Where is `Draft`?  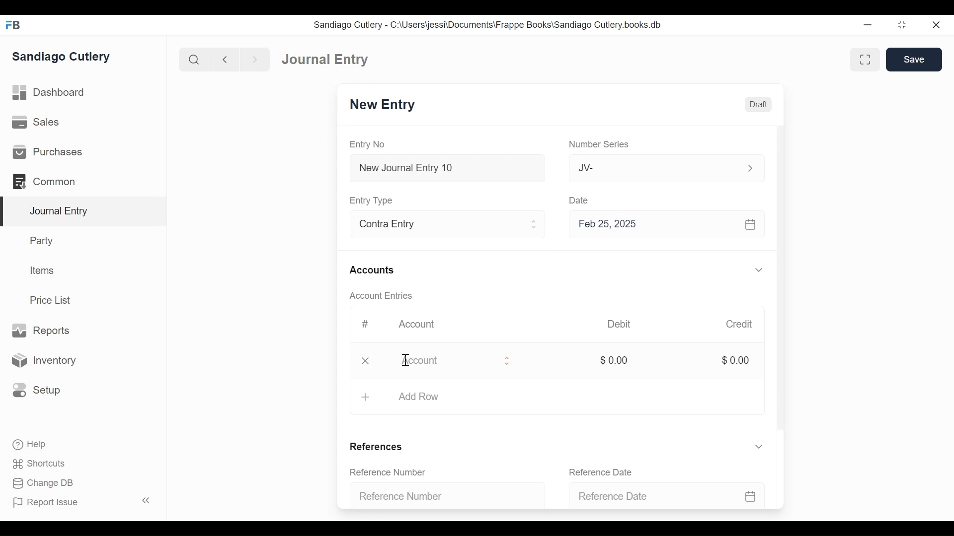
Draft is located at coordinates (759, 105).